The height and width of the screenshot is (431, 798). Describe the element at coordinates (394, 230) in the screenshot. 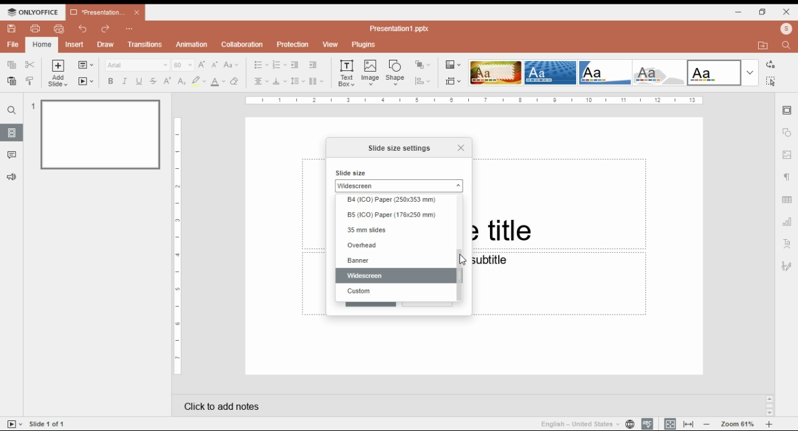

I see `35 mm sides` at that location.